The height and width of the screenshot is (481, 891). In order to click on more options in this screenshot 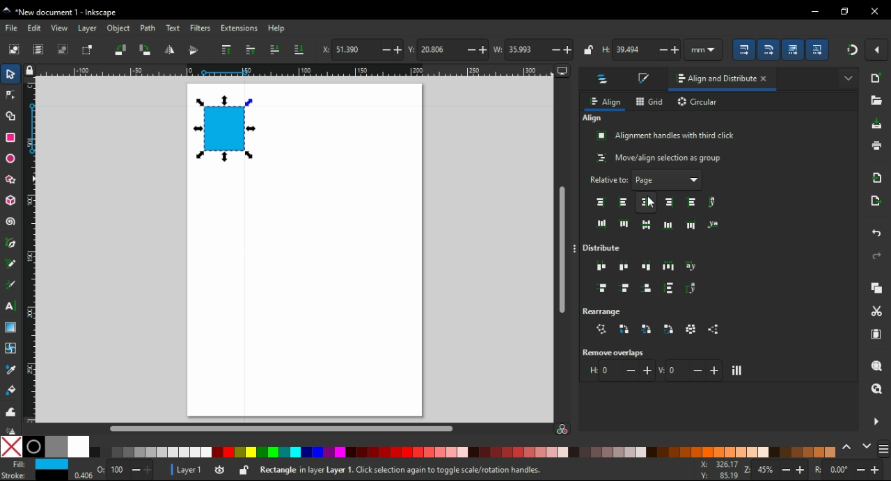, I will do `click(876, 421)`.